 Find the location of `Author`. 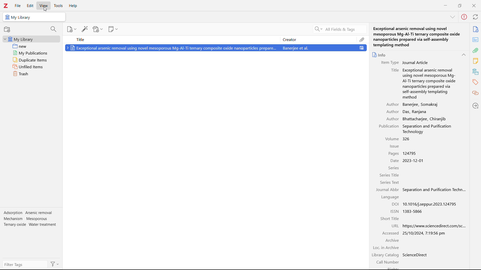

Author is located at coordinates (393, 104).